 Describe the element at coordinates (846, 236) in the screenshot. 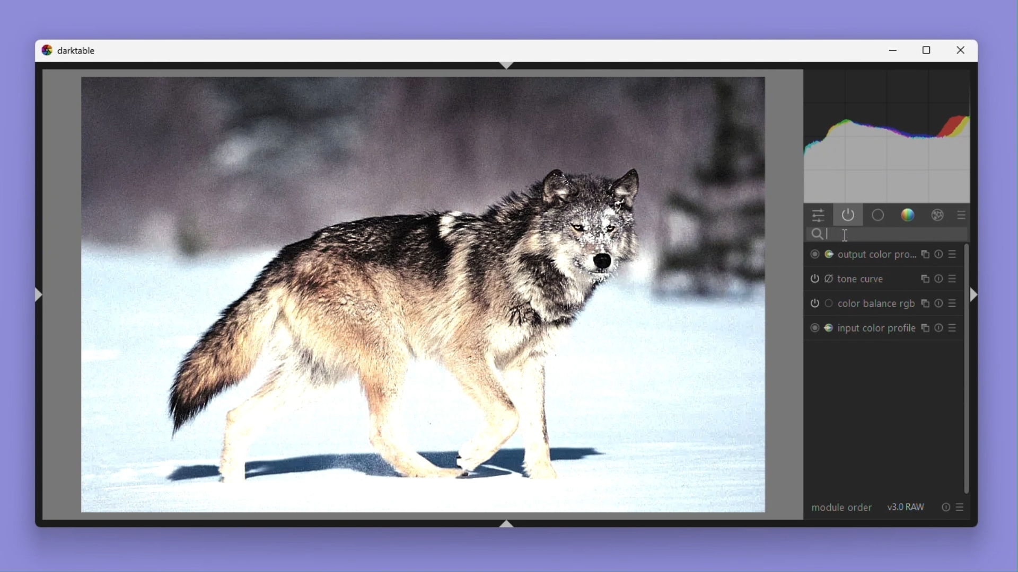

I see `text cursor` at that location.